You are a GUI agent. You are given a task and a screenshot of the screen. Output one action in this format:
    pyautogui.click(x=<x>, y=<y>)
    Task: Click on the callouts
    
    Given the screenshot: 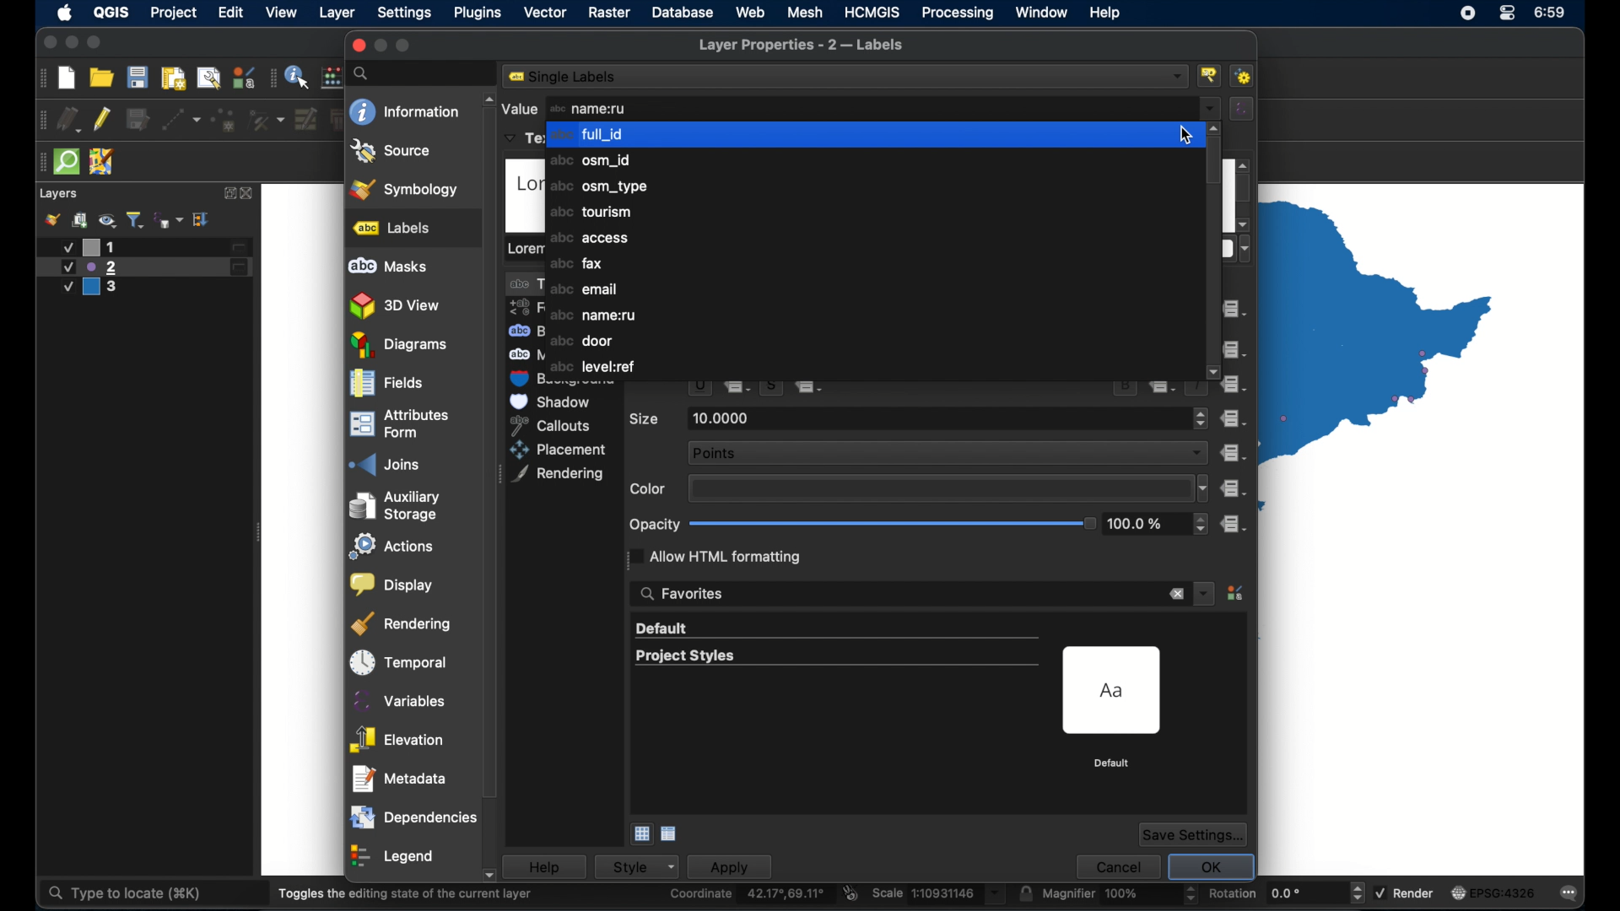 What is the action you would take?
    pyautogui.click(x=558, y=424)
    